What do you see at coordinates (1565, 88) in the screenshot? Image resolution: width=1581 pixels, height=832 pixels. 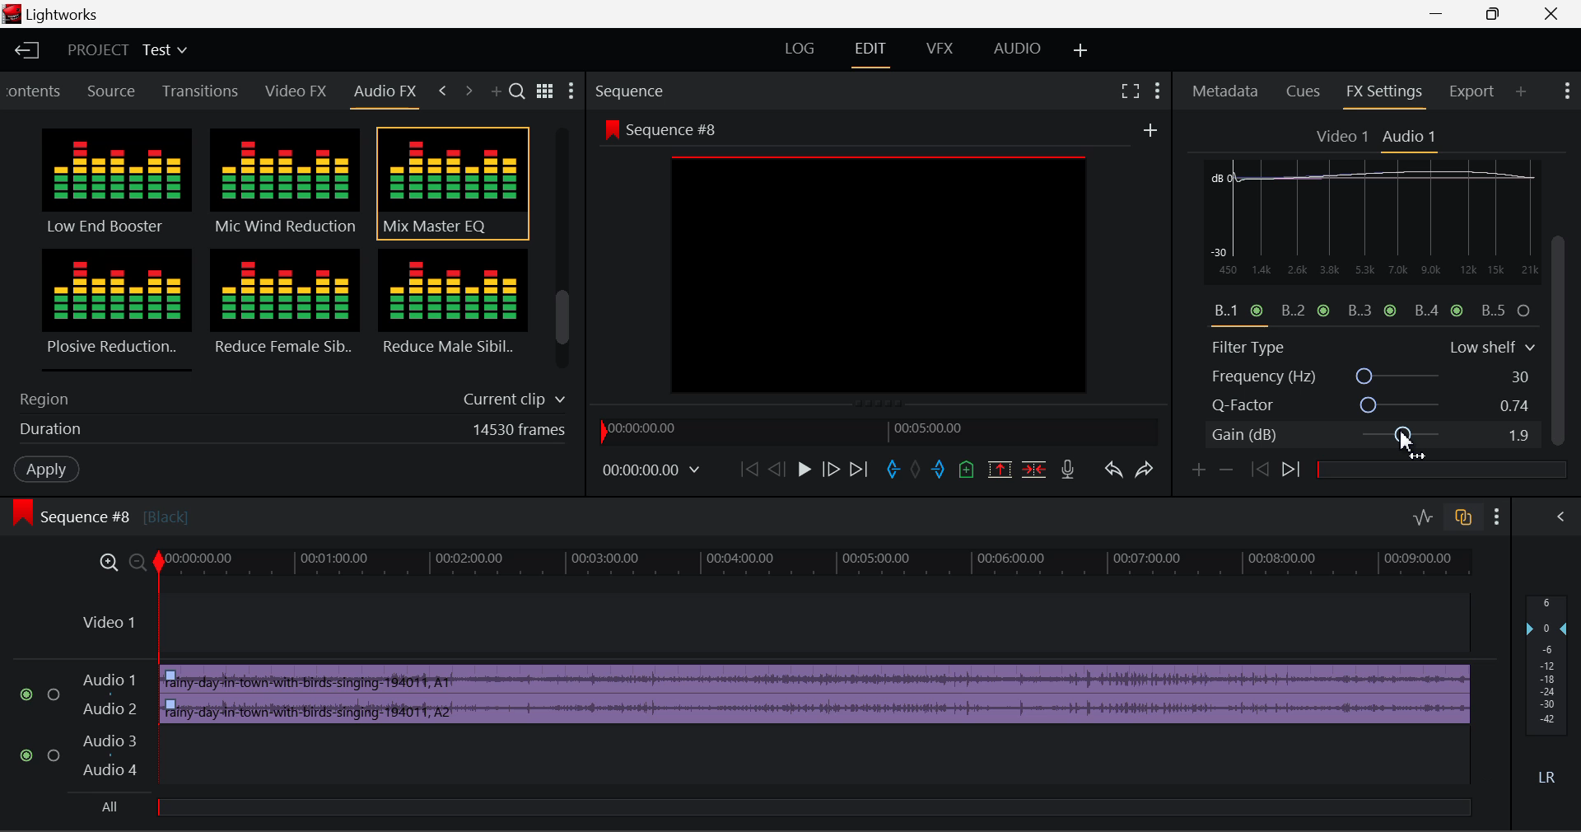 I see `Show Settings` at bounding box center [1565, 88].